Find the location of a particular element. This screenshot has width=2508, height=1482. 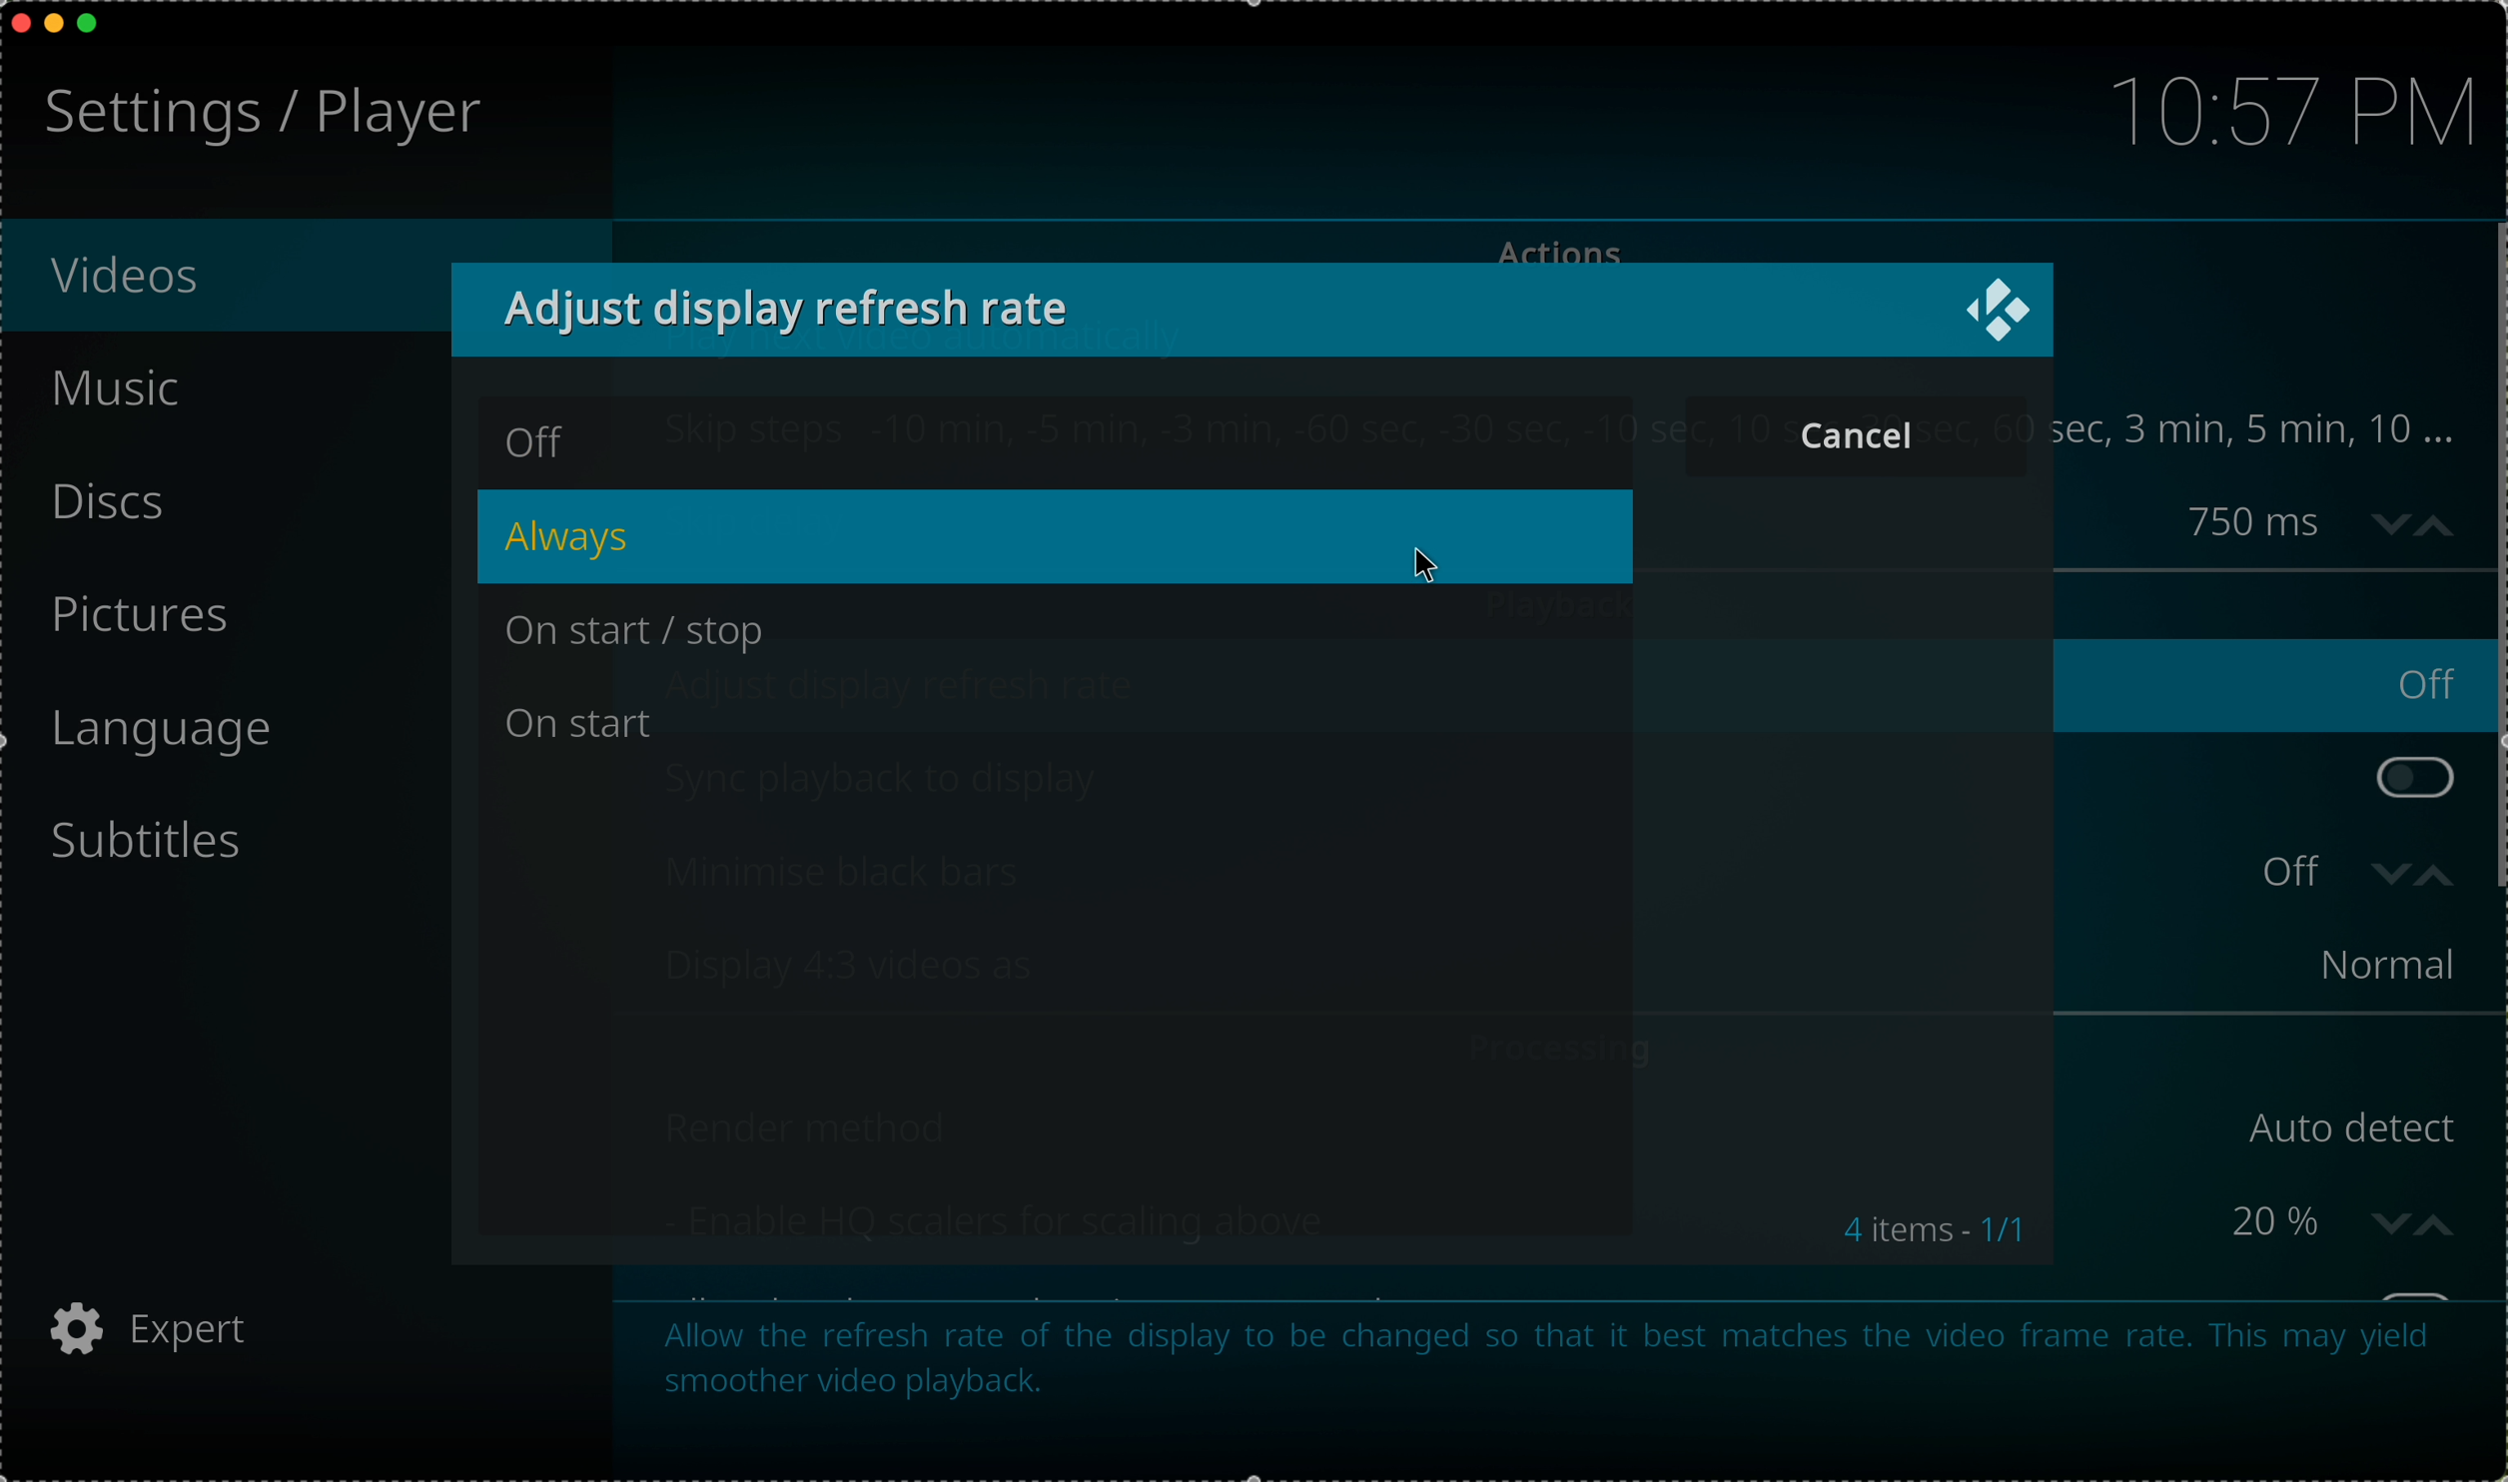

increase value is located at coordinates (2442, 1223).